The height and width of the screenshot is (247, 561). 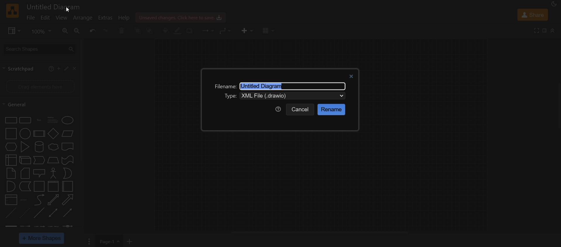 What do you see at coordinates (42, 239) in the screenshot?
I see `more shapes` at bounding box center [42, 239].